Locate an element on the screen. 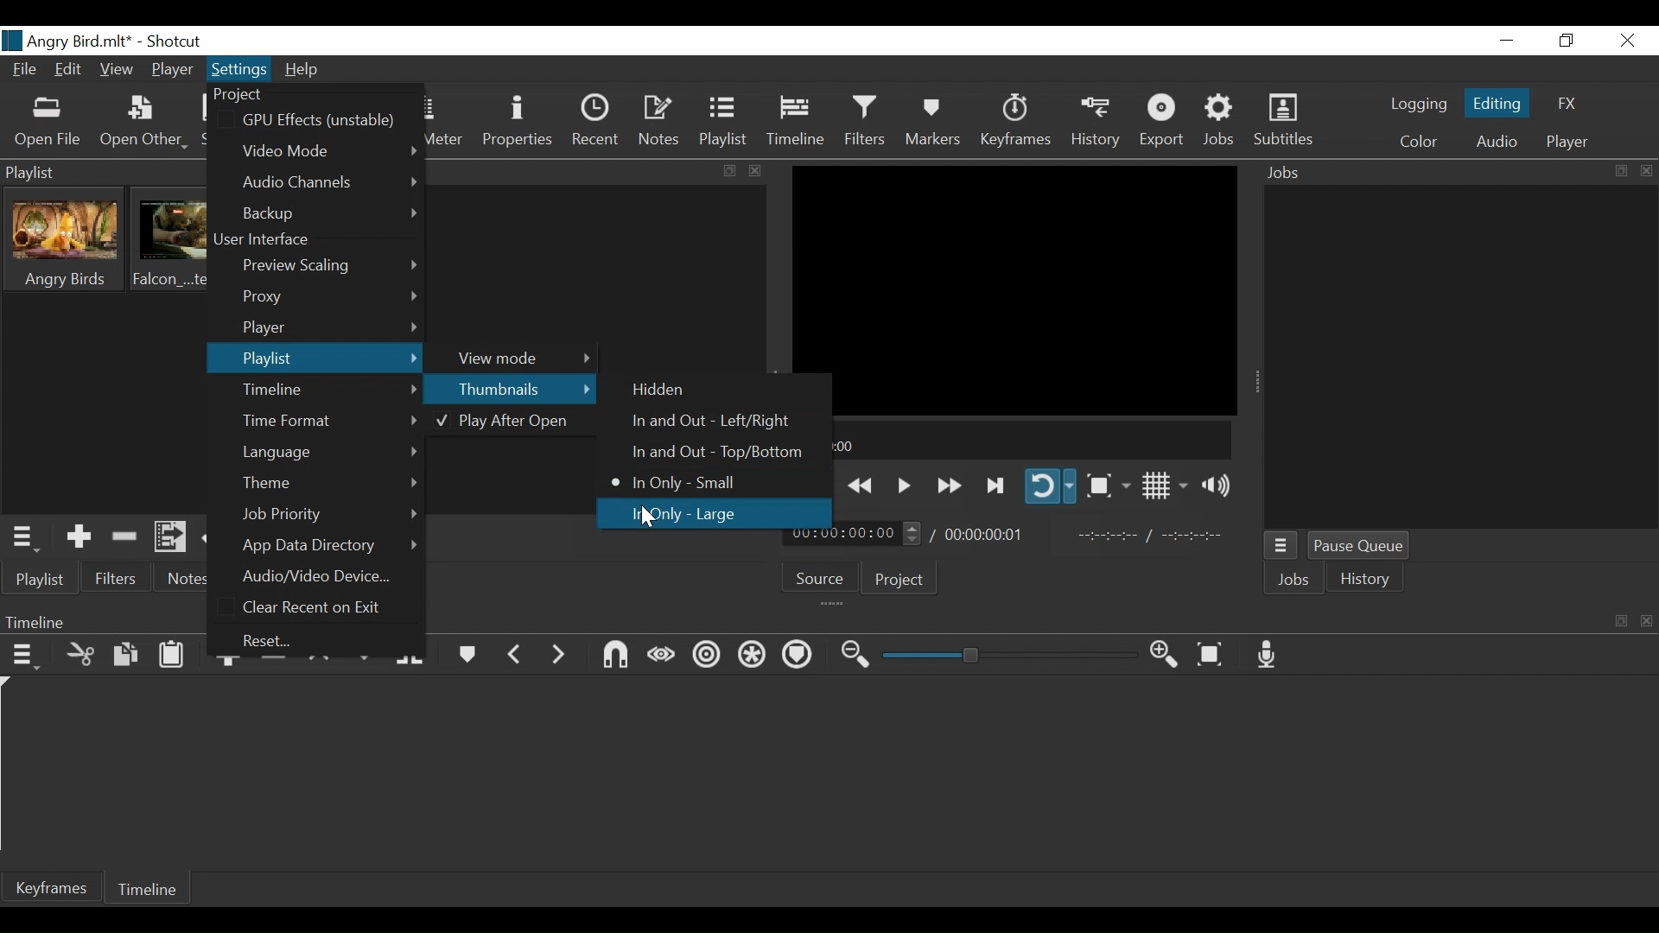  Clip is located at coordinates (66, 240).